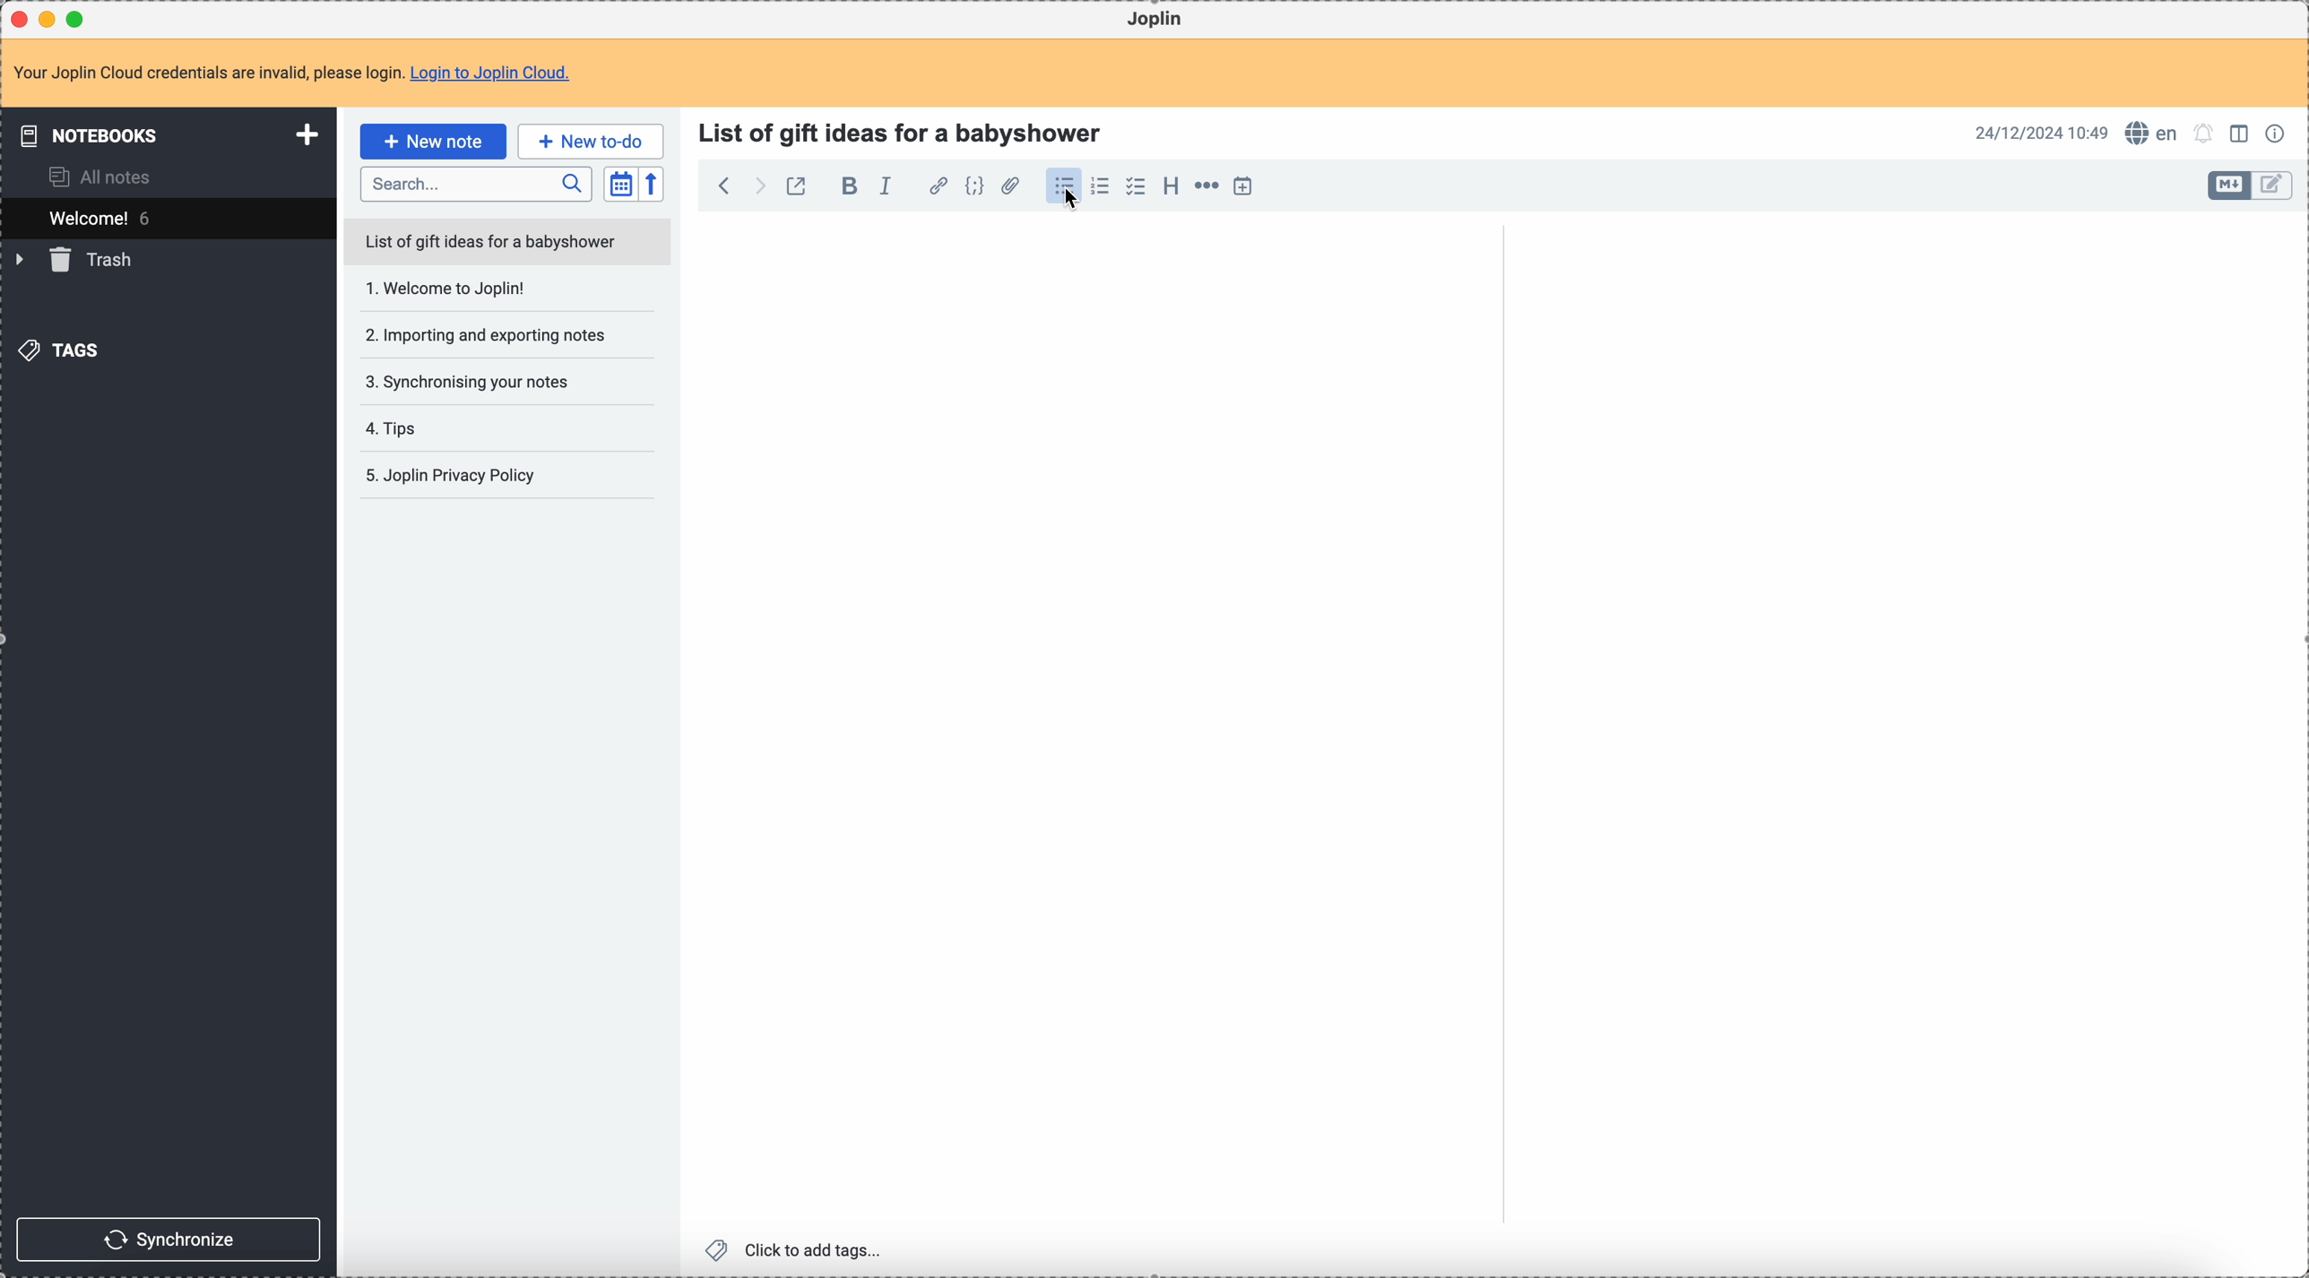 This screenshot has width=2309, height=1278. Describe the element at coordinates (456, 479) in the screenshot. I see `joplin privacy policy` at that location.